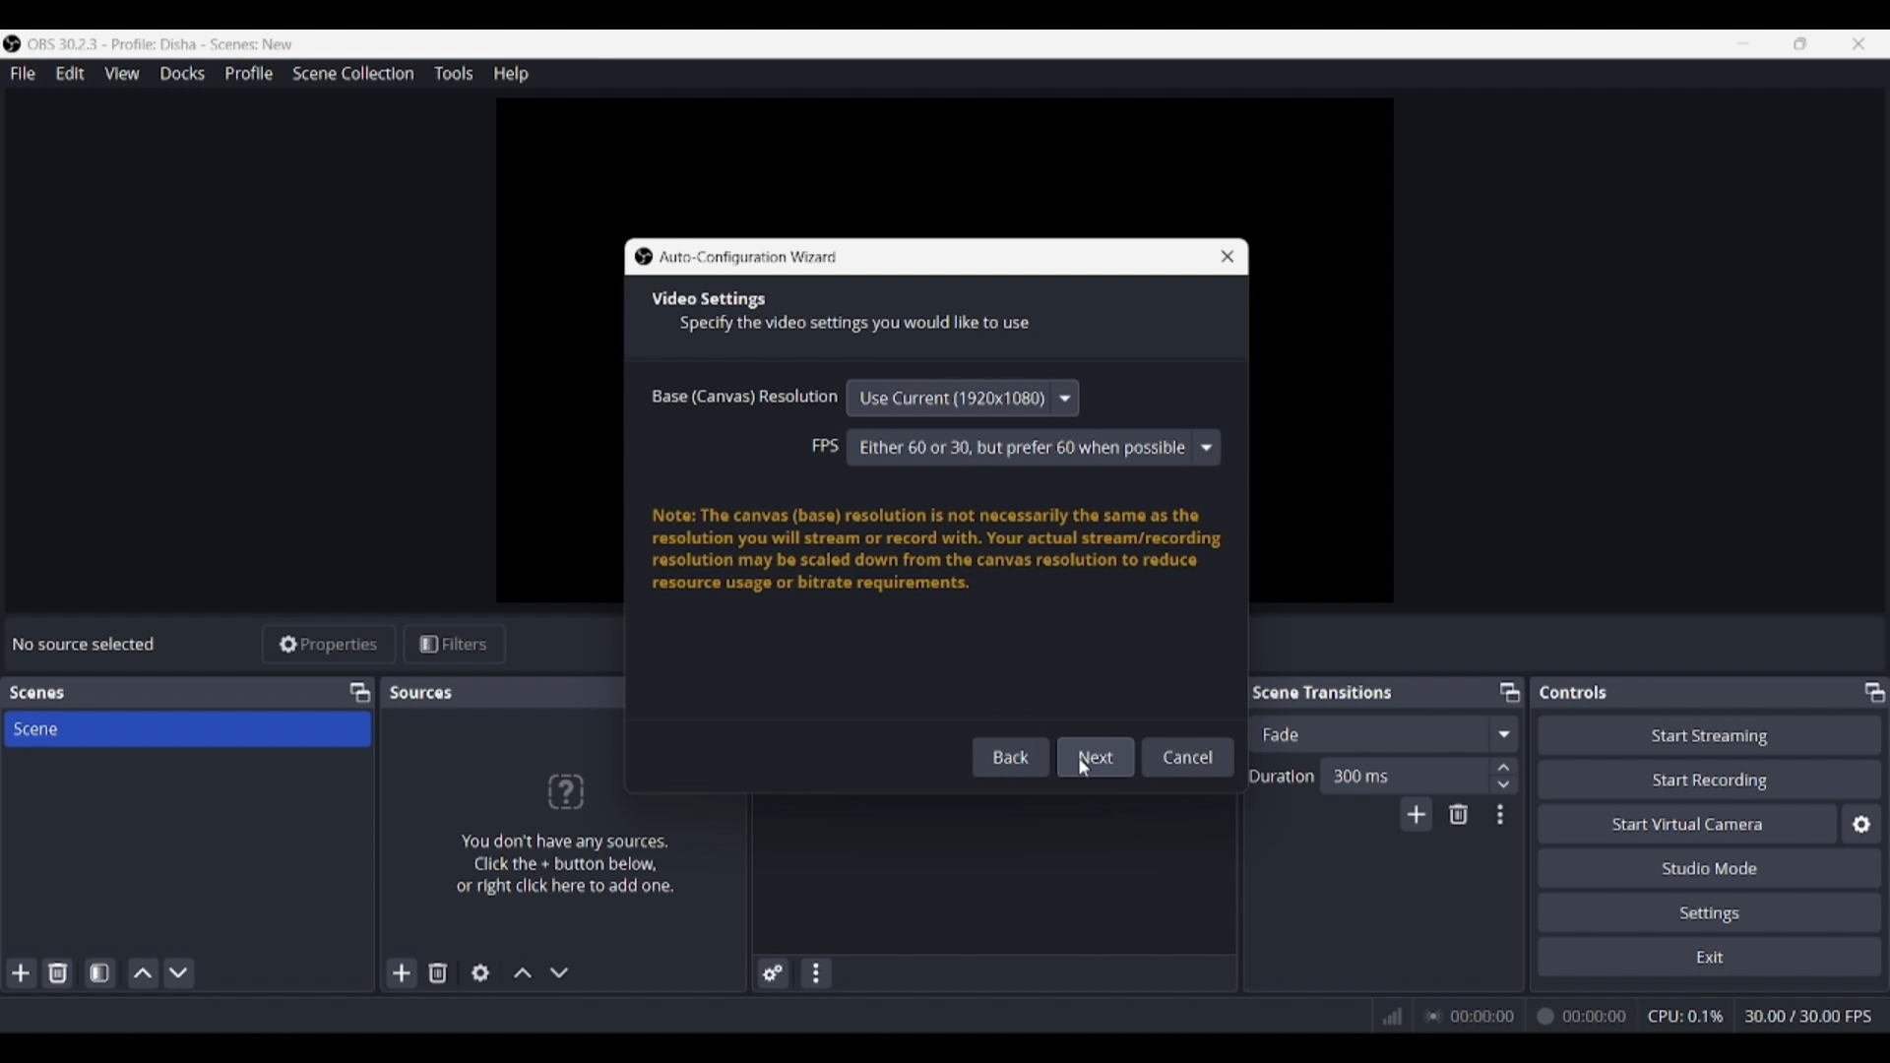 The image size is (1890, 1063). I want to click on Add scene, so click(22, 973).